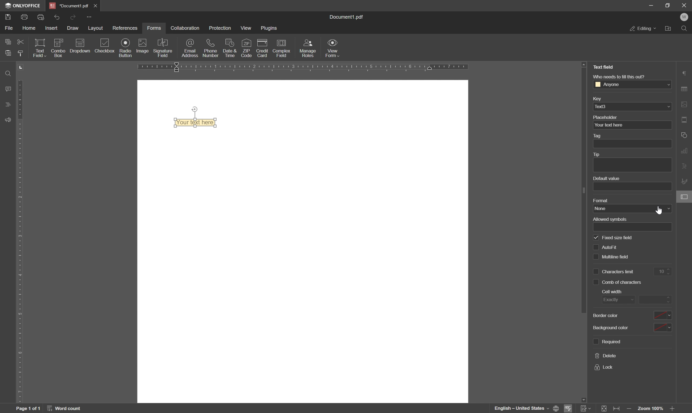 This screenshot has height=413, width=692. Describe the element at coordinates (667, 85) in the screenshot. I see `drop down` at that location.